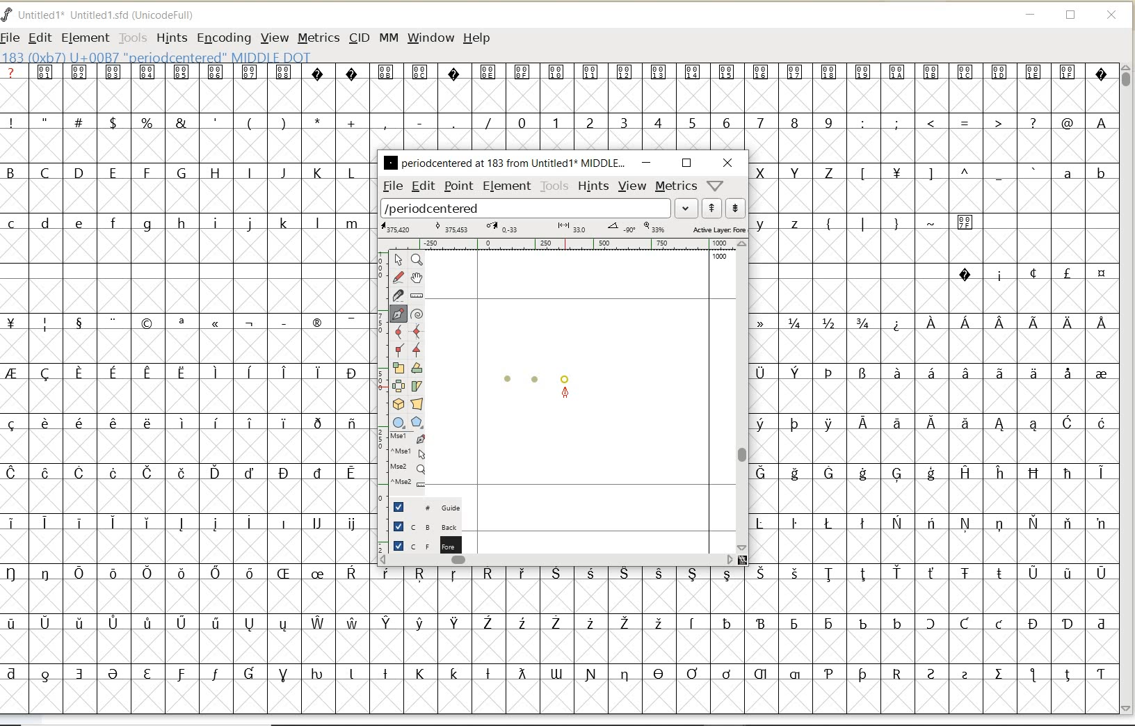  I want to click on SCROLLBAR, so click(1128, 389).